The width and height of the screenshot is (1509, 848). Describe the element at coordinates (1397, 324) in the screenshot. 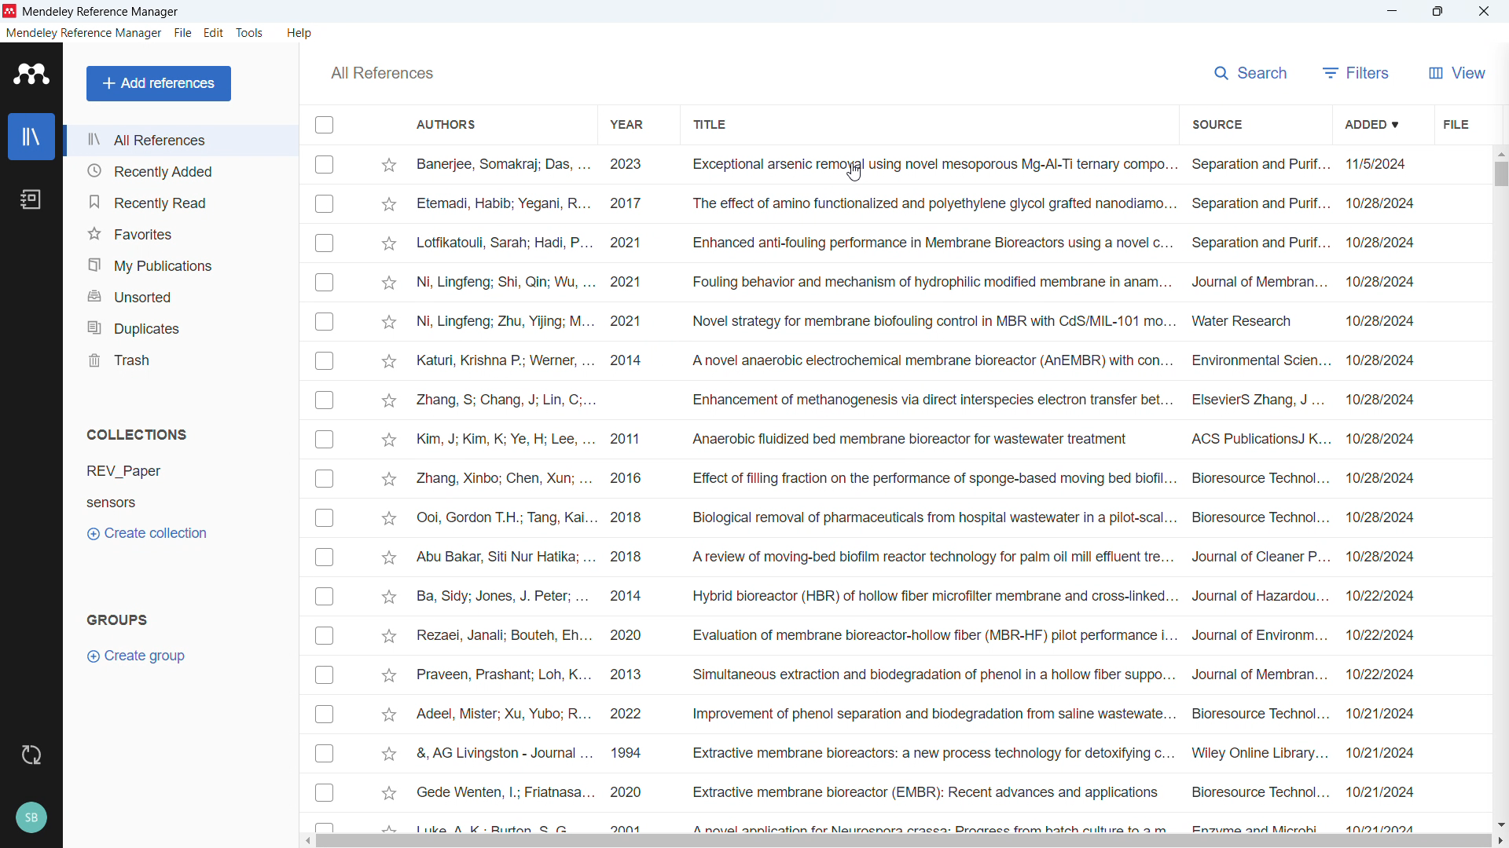

I see `10/28/2024` at that location.